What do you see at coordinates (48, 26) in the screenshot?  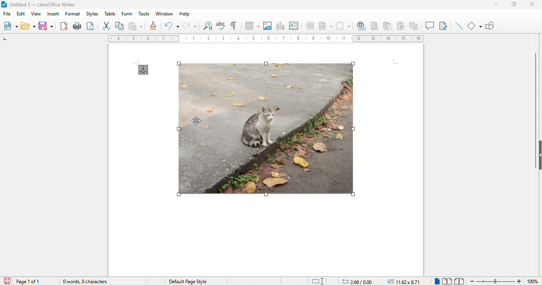 I see `save` at bounding box center [48, 26].